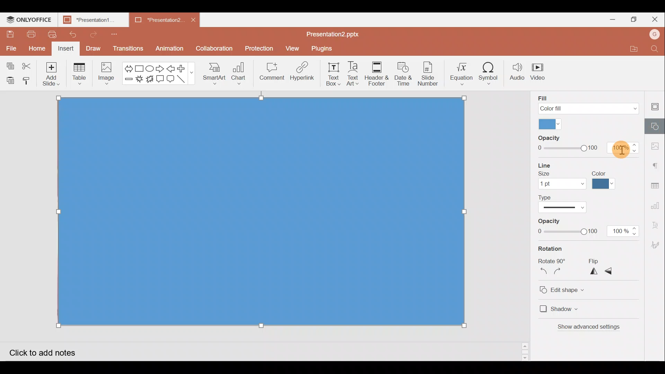 The width and height of the screenshot is (665, 374). Describe the element at coordinates (517, 73) in the screenshot. I see `Audio` at that location.